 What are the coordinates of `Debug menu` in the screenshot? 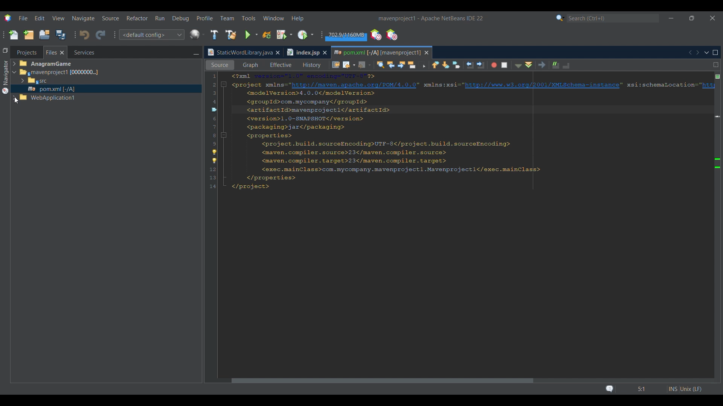 It's located at (181, 18).